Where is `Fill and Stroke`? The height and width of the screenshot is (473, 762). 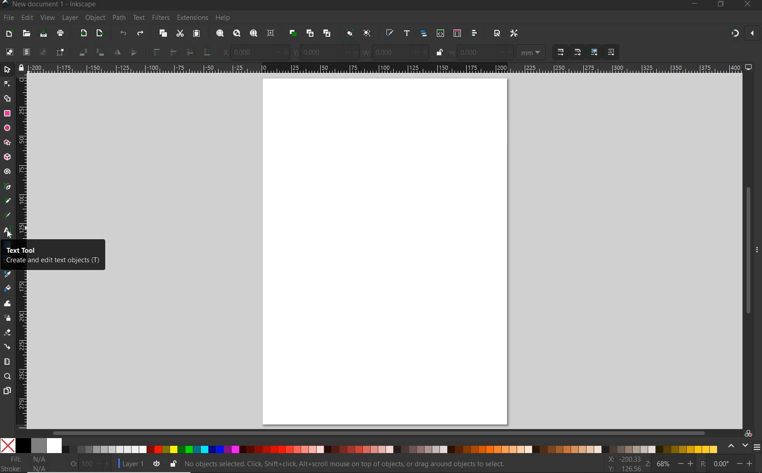 Fill and Stroke is located at coordinates (29, 463).